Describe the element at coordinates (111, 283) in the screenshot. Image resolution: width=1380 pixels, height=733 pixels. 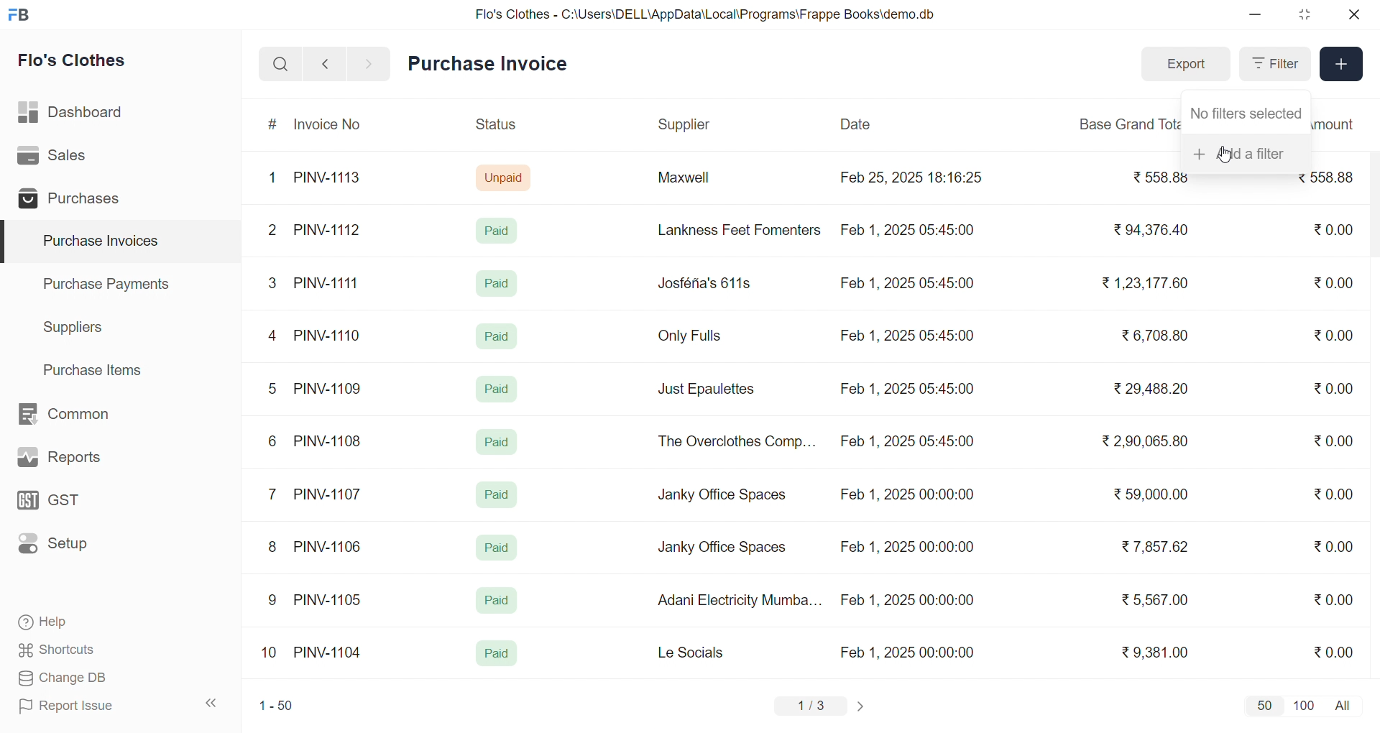
I see `Purchase Payments` at that location.